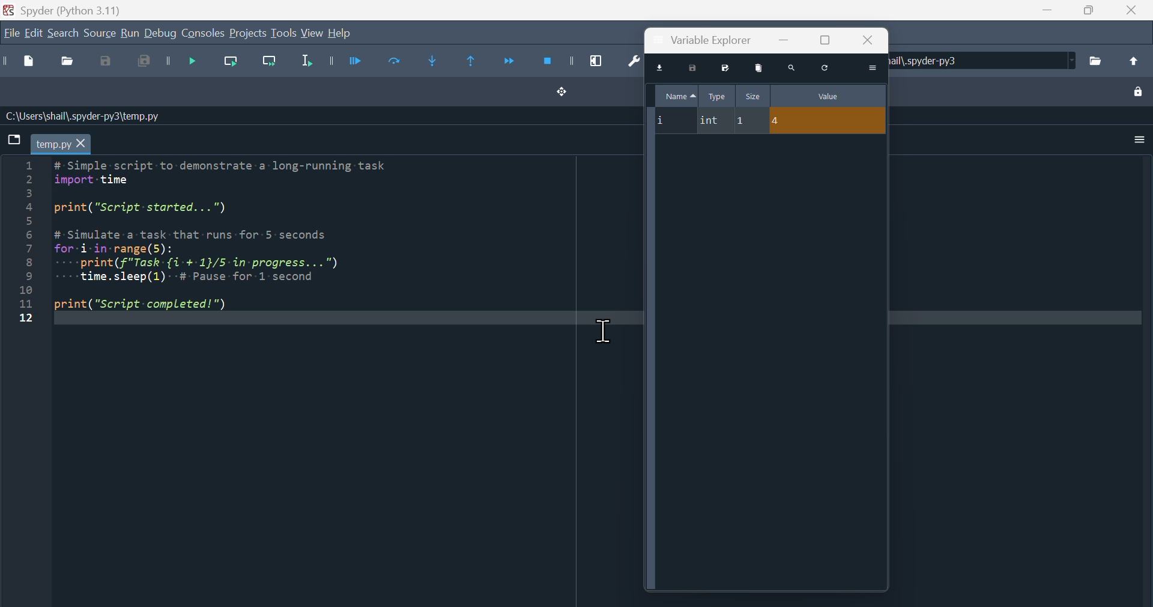 The height and width of the screenshot is (607, 1153). Describe the element at coordinates (609, 331) in the screenshot. I see `Cursor` at that location.